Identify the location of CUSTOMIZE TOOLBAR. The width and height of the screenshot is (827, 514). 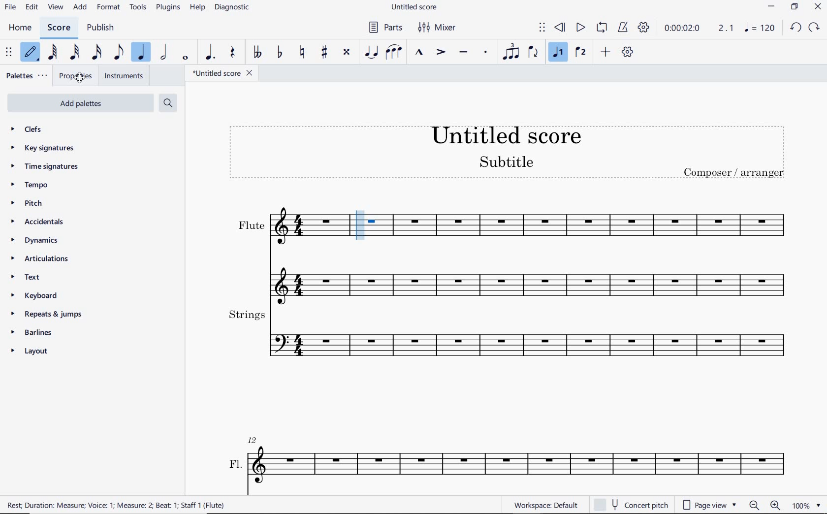
(628, 52).